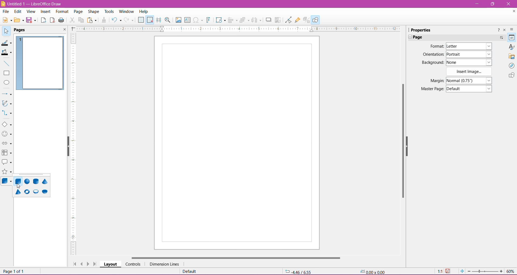 The width and height of the screenshot is (517, 275). I want to click on cursor, so click(15, 187).